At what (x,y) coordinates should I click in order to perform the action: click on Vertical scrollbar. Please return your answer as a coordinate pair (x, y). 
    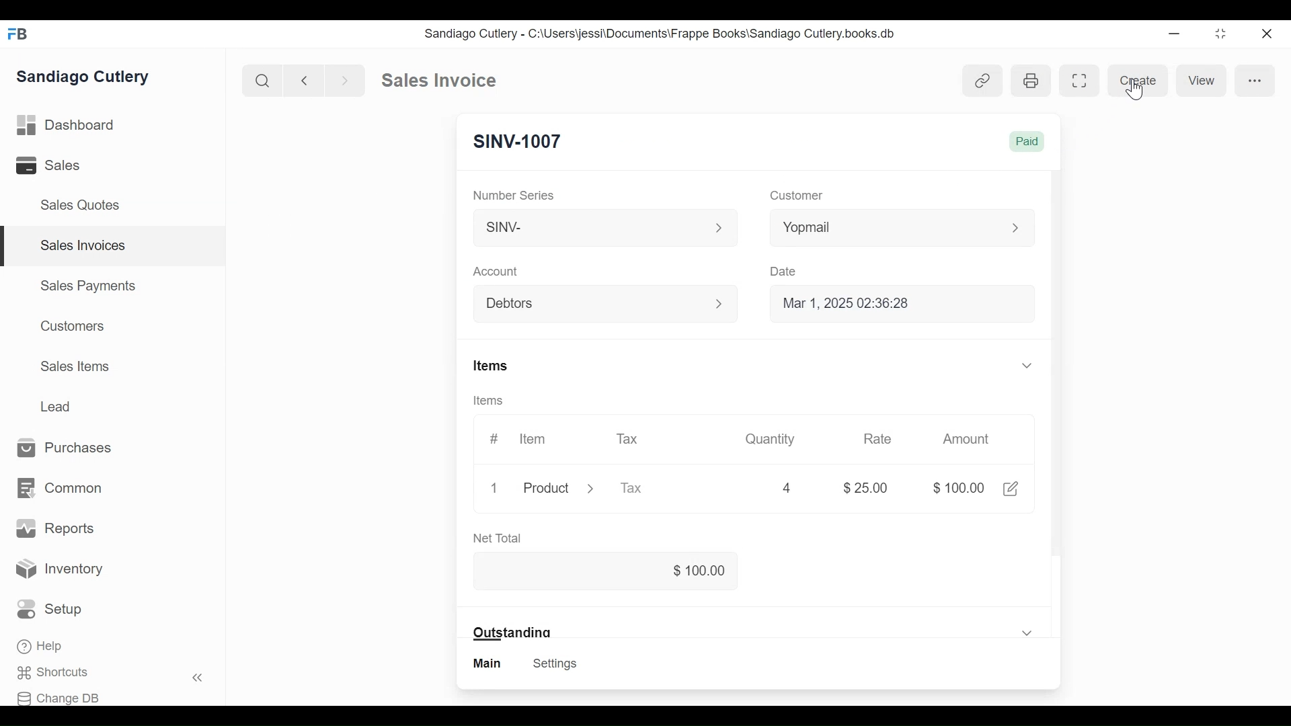
    Looking at the image, I should click on (1056, 366).